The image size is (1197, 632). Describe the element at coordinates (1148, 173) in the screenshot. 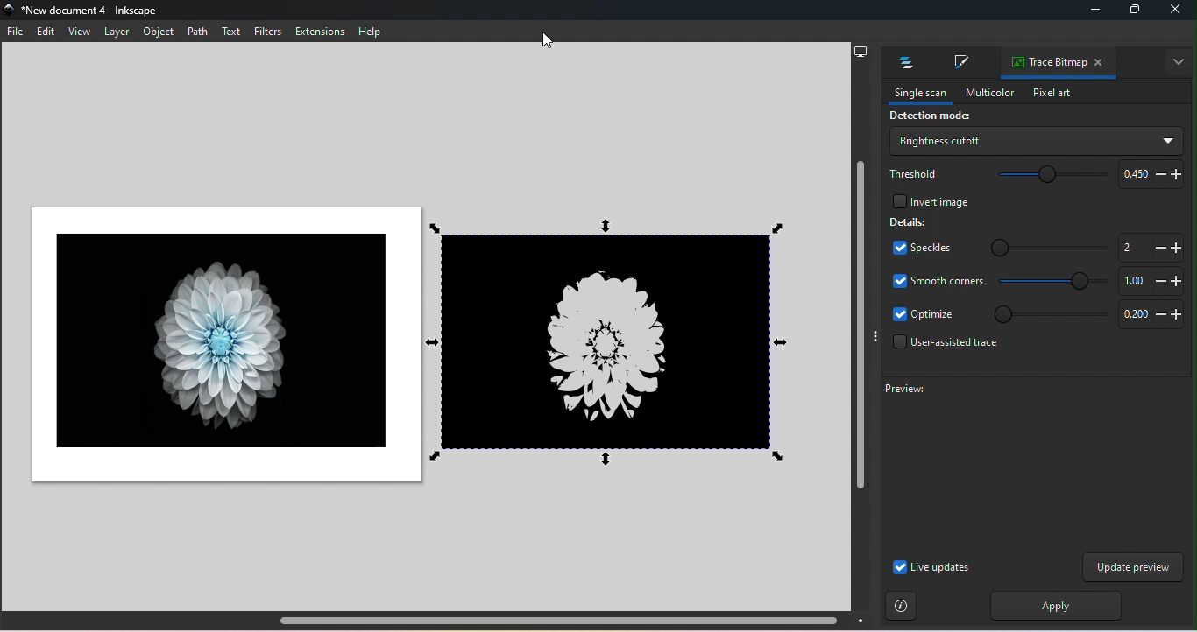

I see `Increase or decrease threshold` at that location.